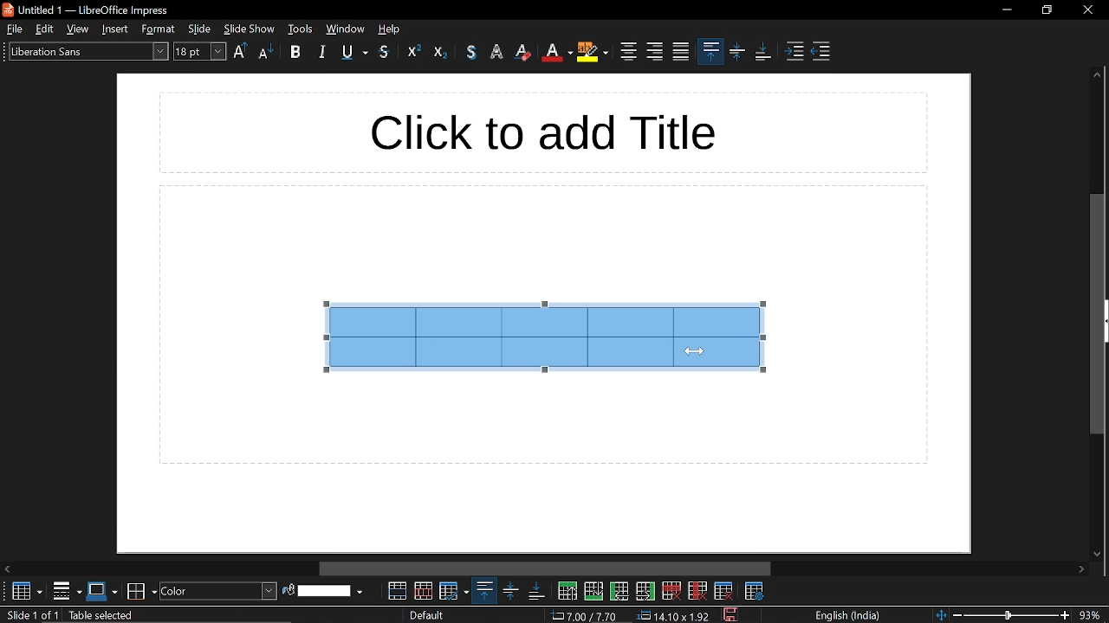 The image size is (1109, 623). What do you see at coordinates (796, 51) in the screenshot?
I see `increase indent` at bounding box center [796, 51].